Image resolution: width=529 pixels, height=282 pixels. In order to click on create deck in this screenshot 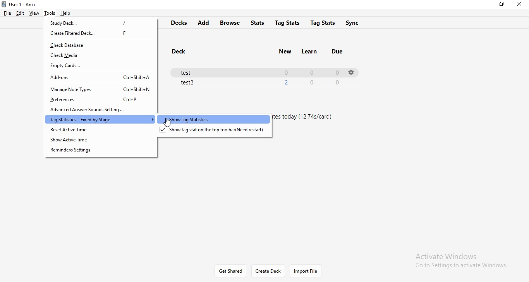, I will do `click(268, 272)`.